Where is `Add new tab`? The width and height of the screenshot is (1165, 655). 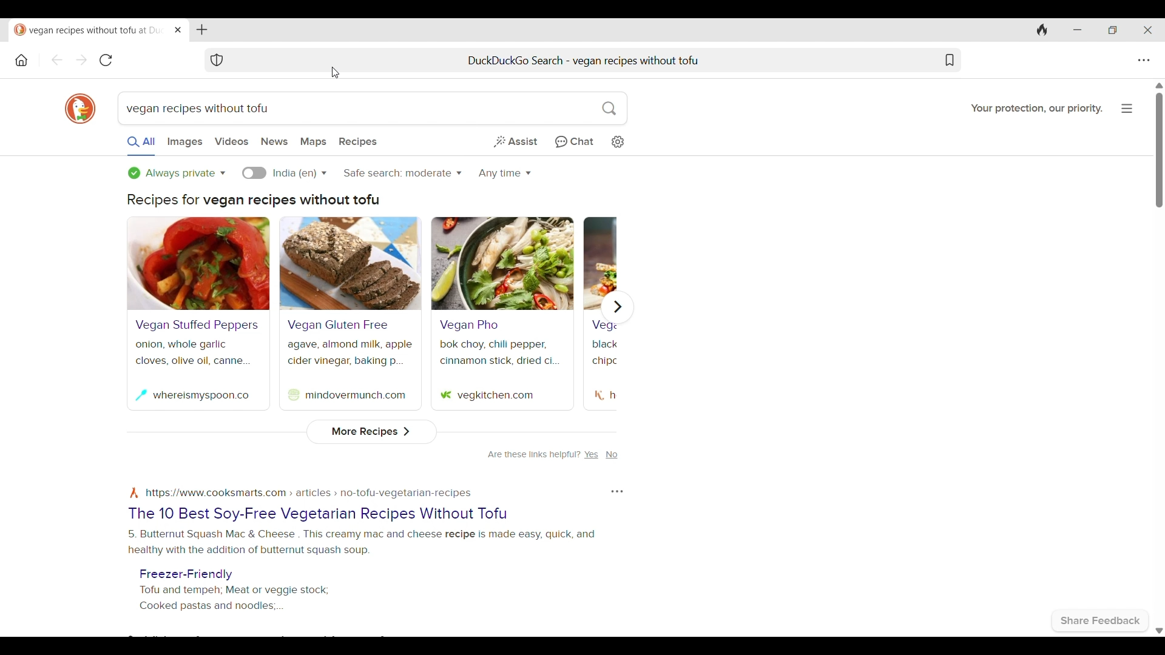 Add new tab is located at coordinates (202, 30).